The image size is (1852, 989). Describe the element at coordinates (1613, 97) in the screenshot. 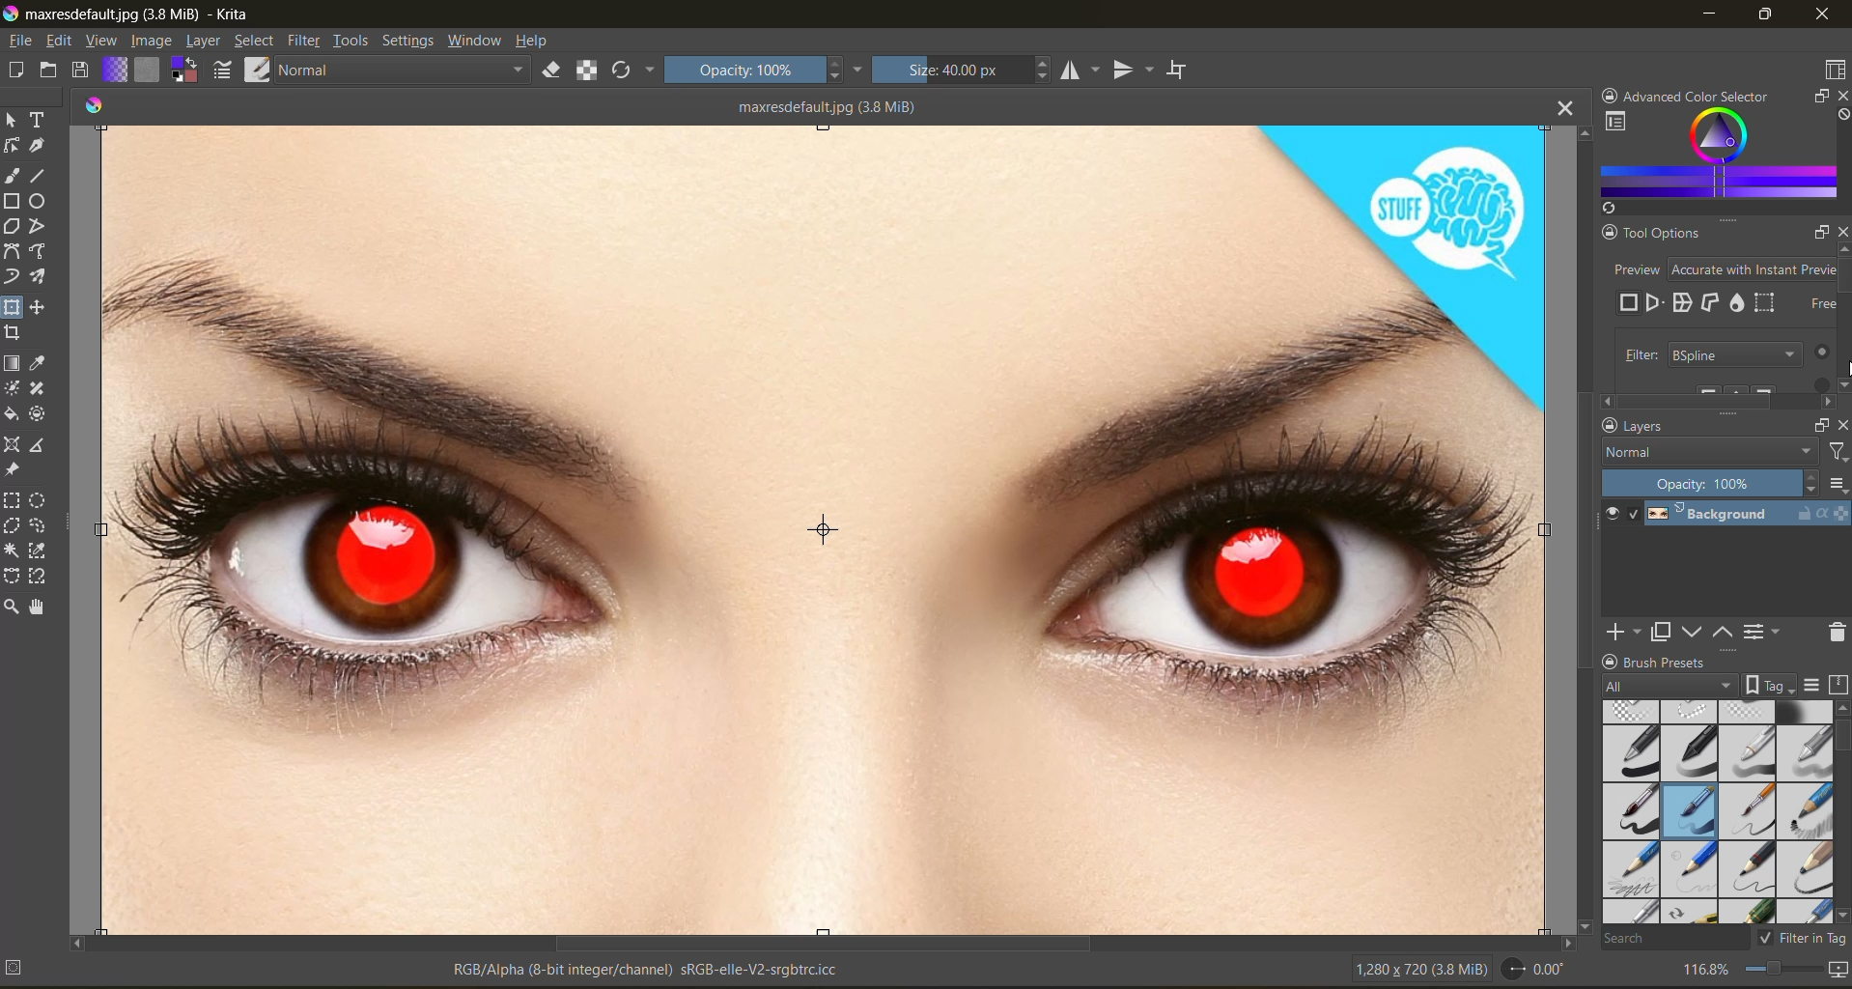

I see `lock docker` at that location.